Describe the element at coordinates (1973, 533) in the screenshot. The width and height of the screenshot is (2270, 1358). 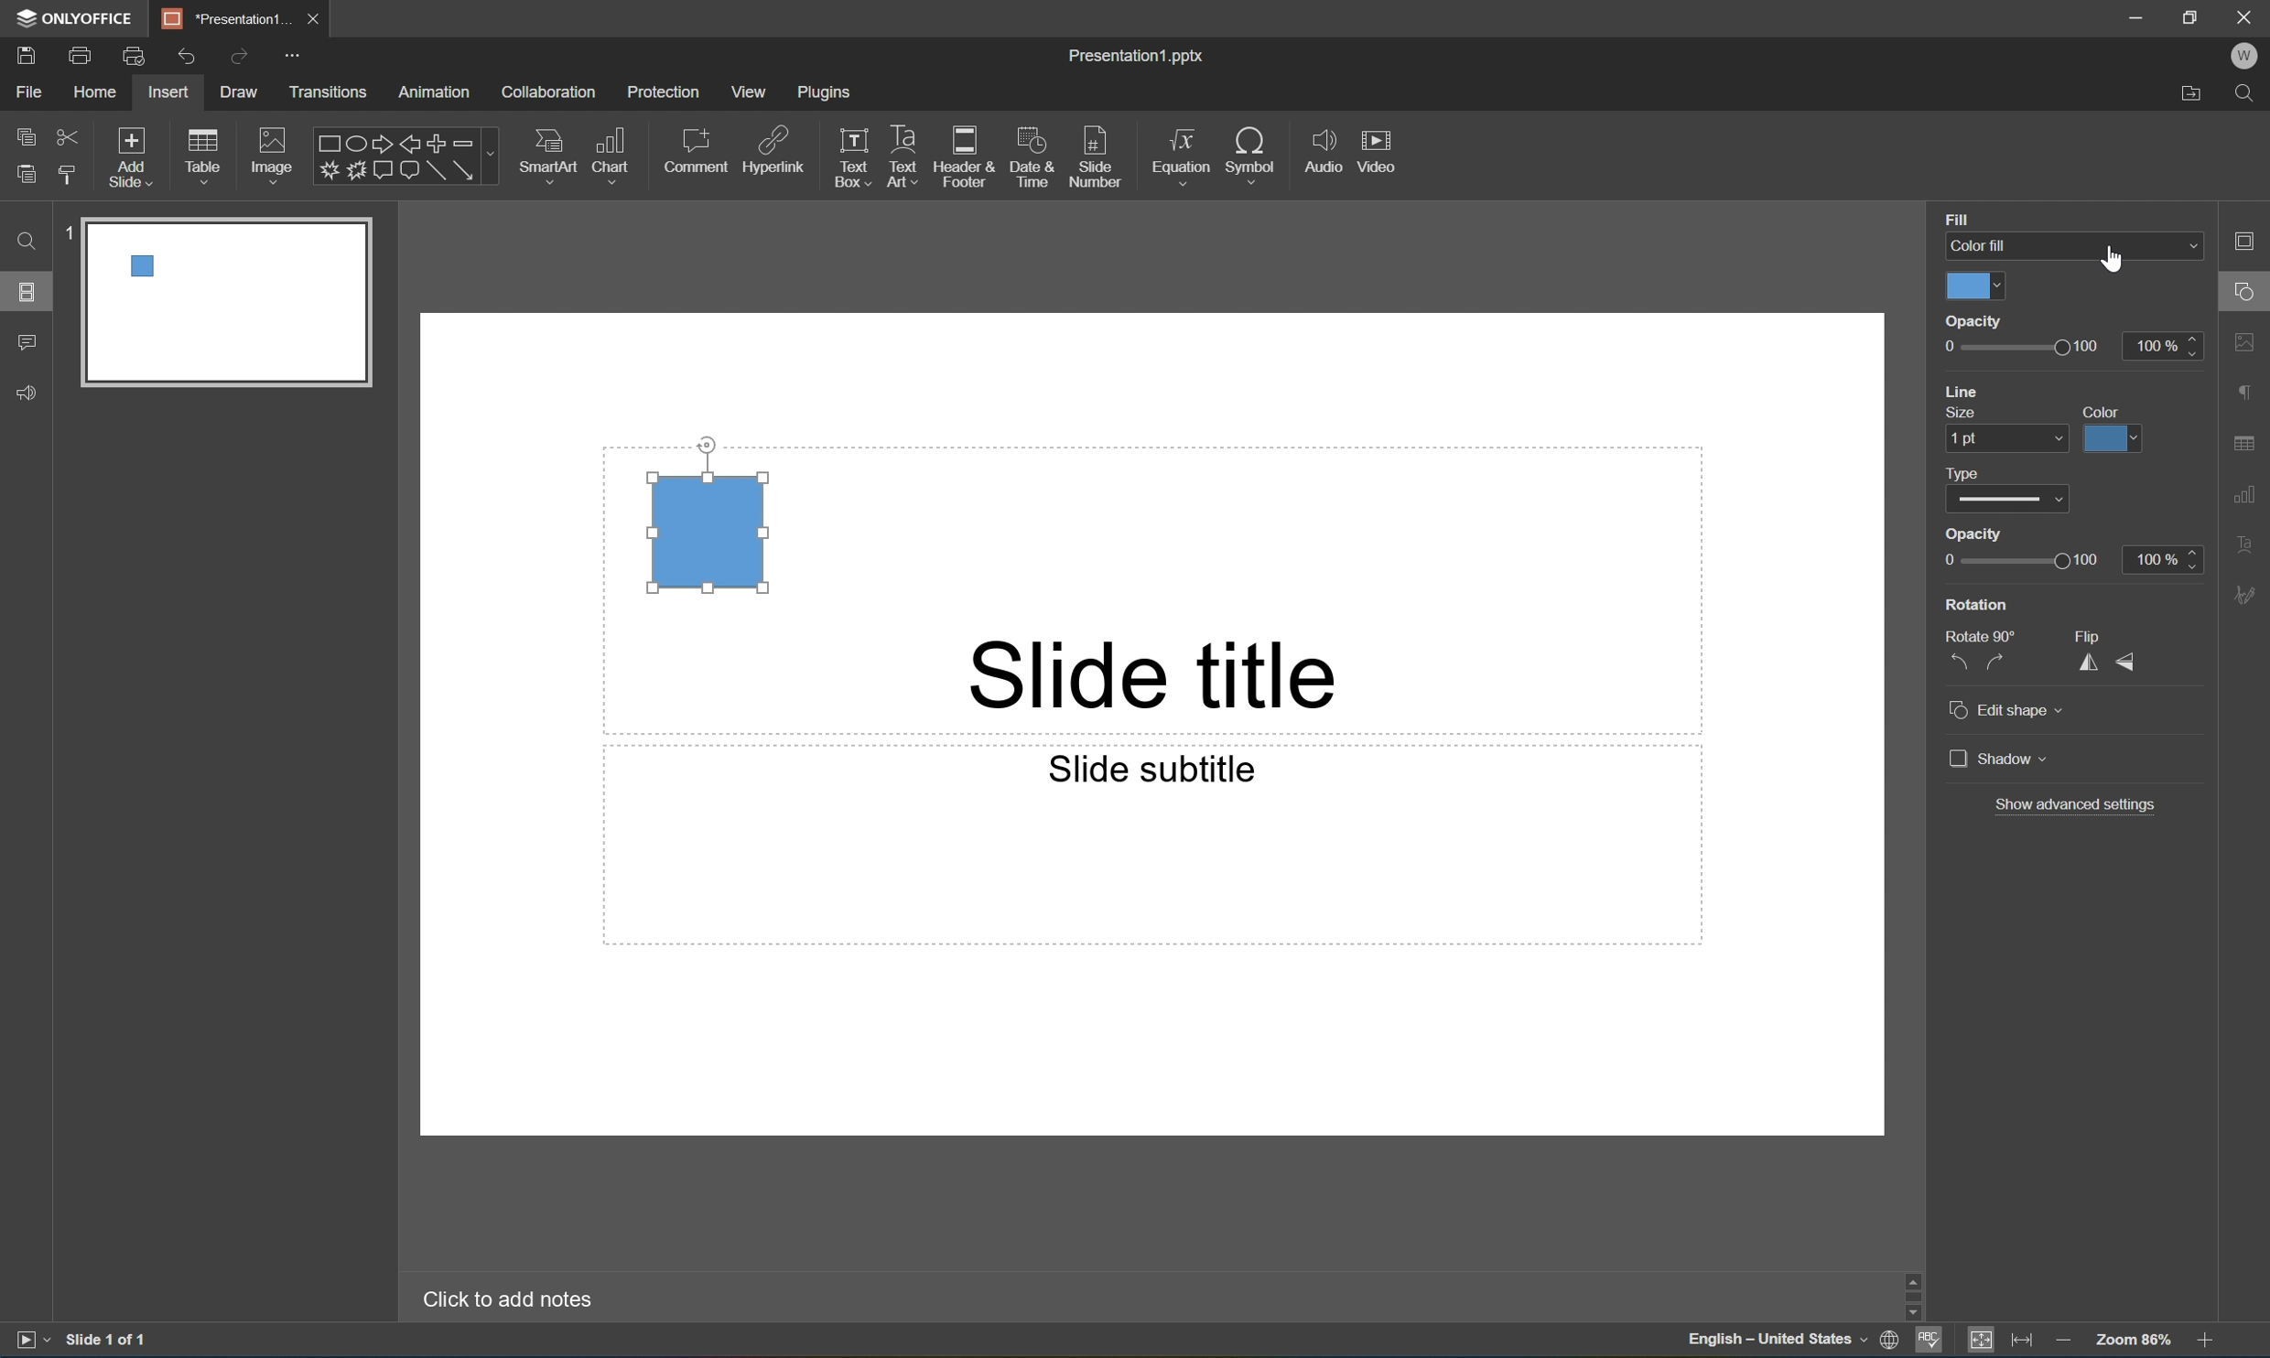
I see `Opacity` at that location.